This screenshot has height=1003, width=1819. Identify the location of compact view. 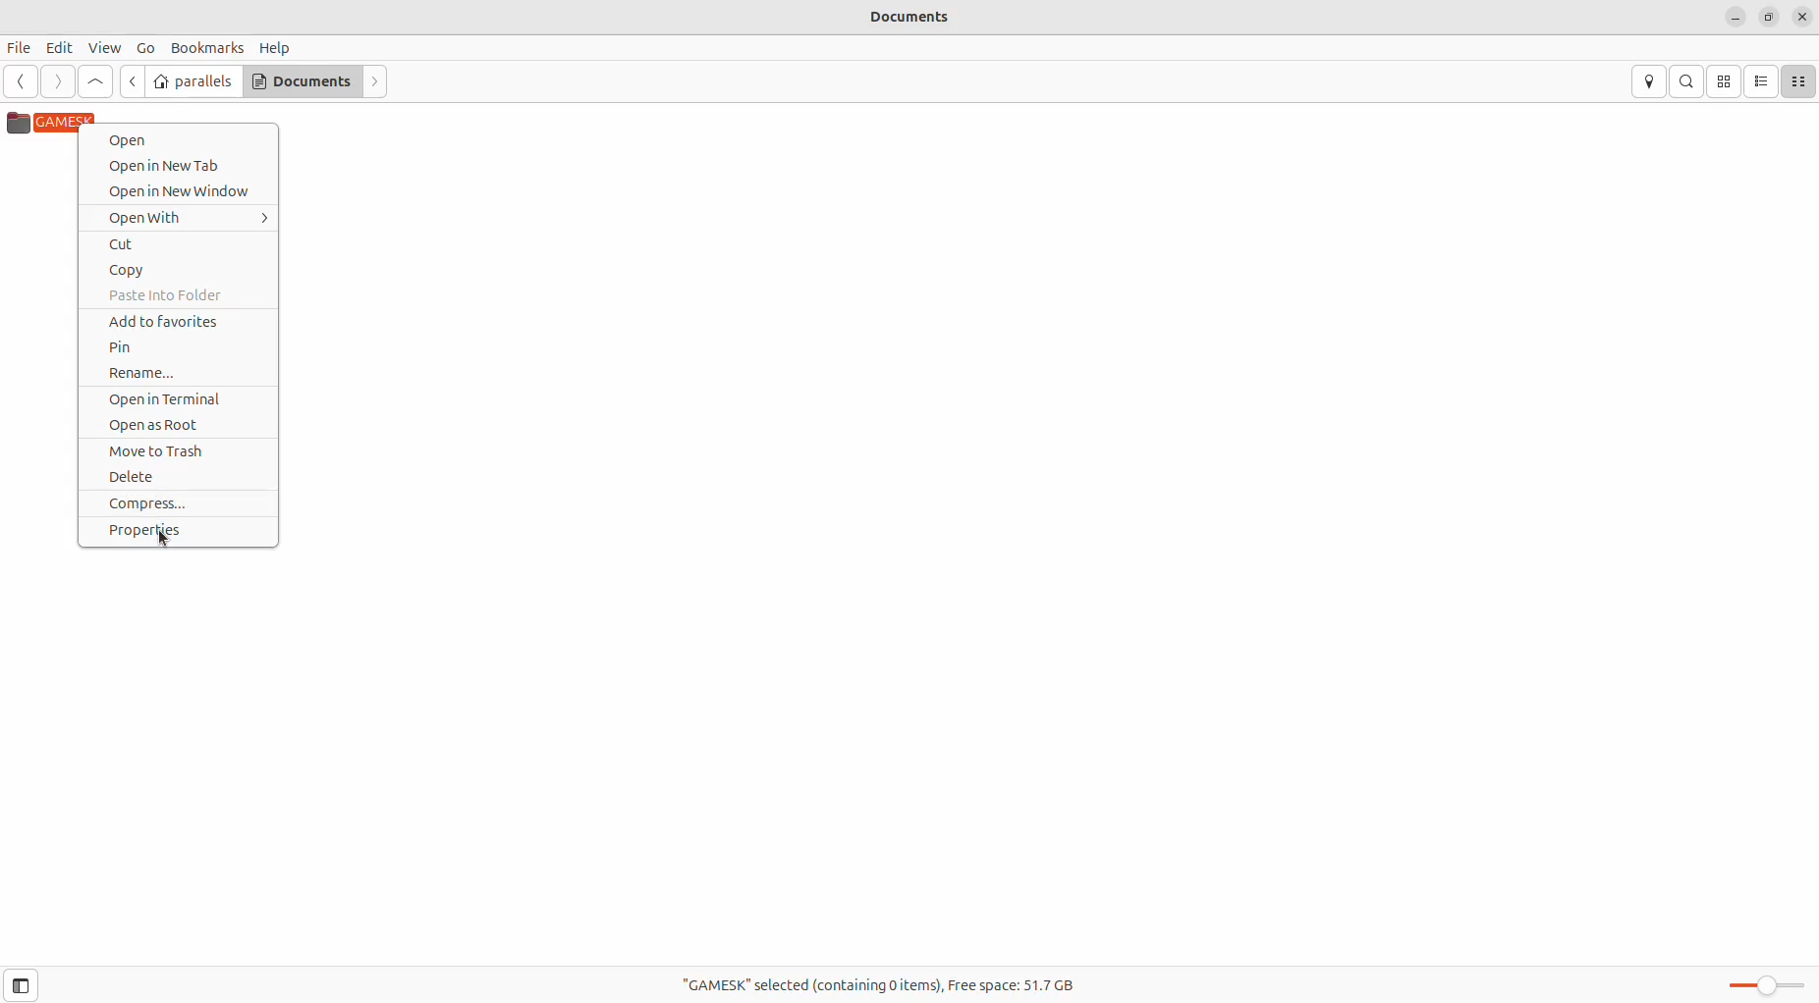
(1796, 83).